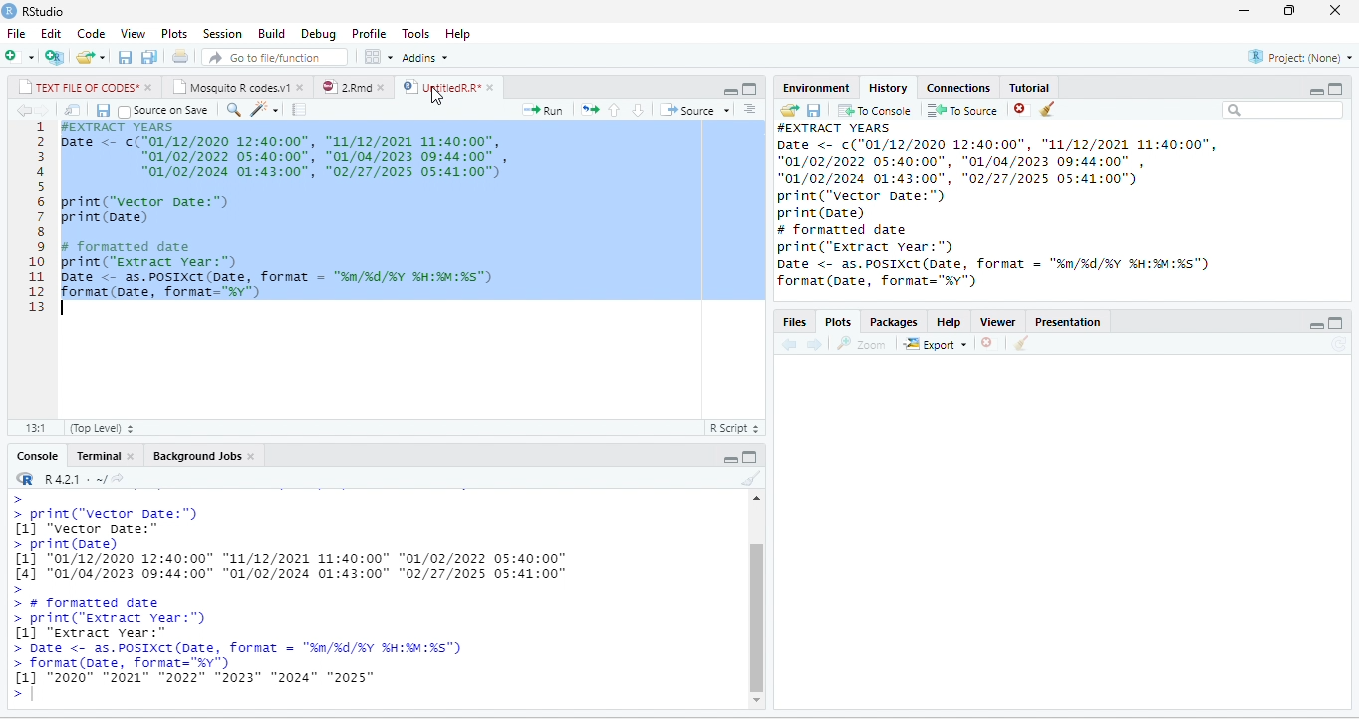 The image size is (1359, 719). What do you see at coordinates (179, 56) in the screenshot?
I see `print` at bounding box center [179, 56].